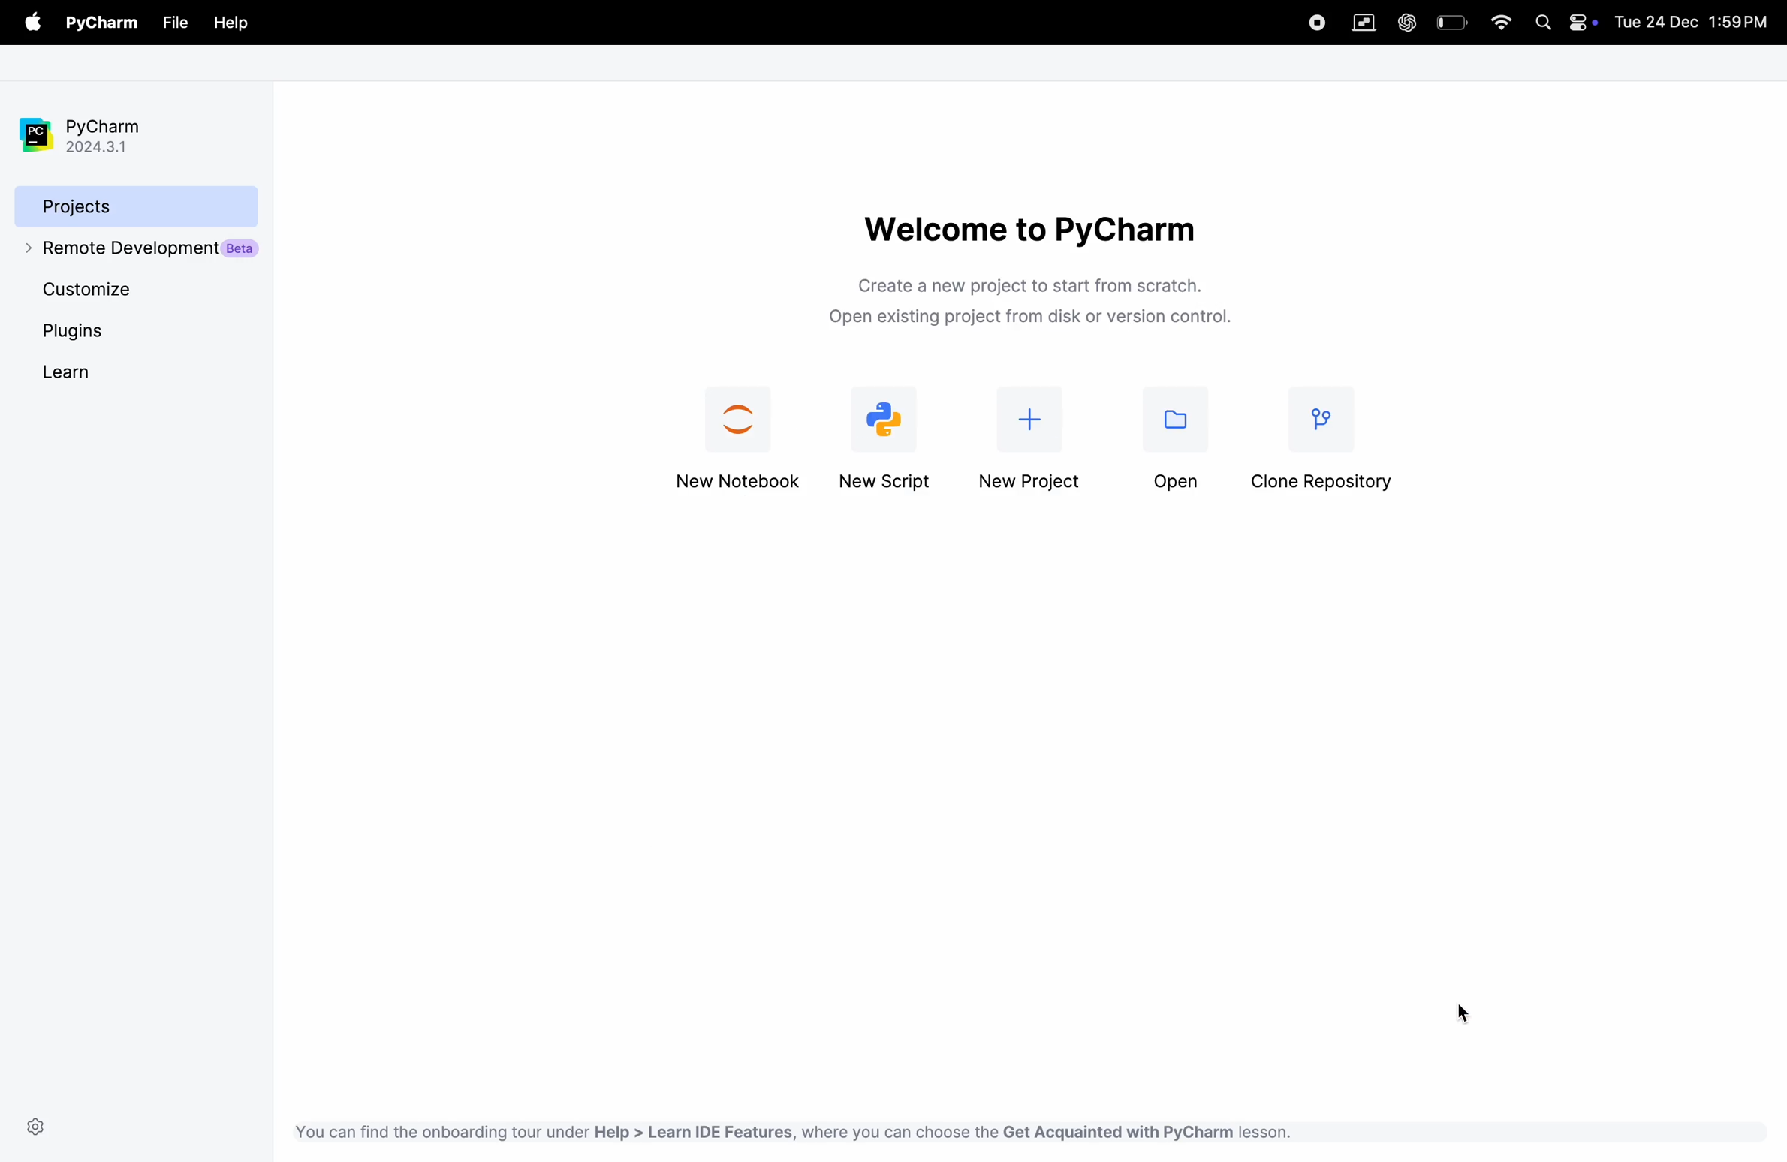  Describe the element at coordinates (1500, 25) in the screenshot. I see `wifi` at that location.